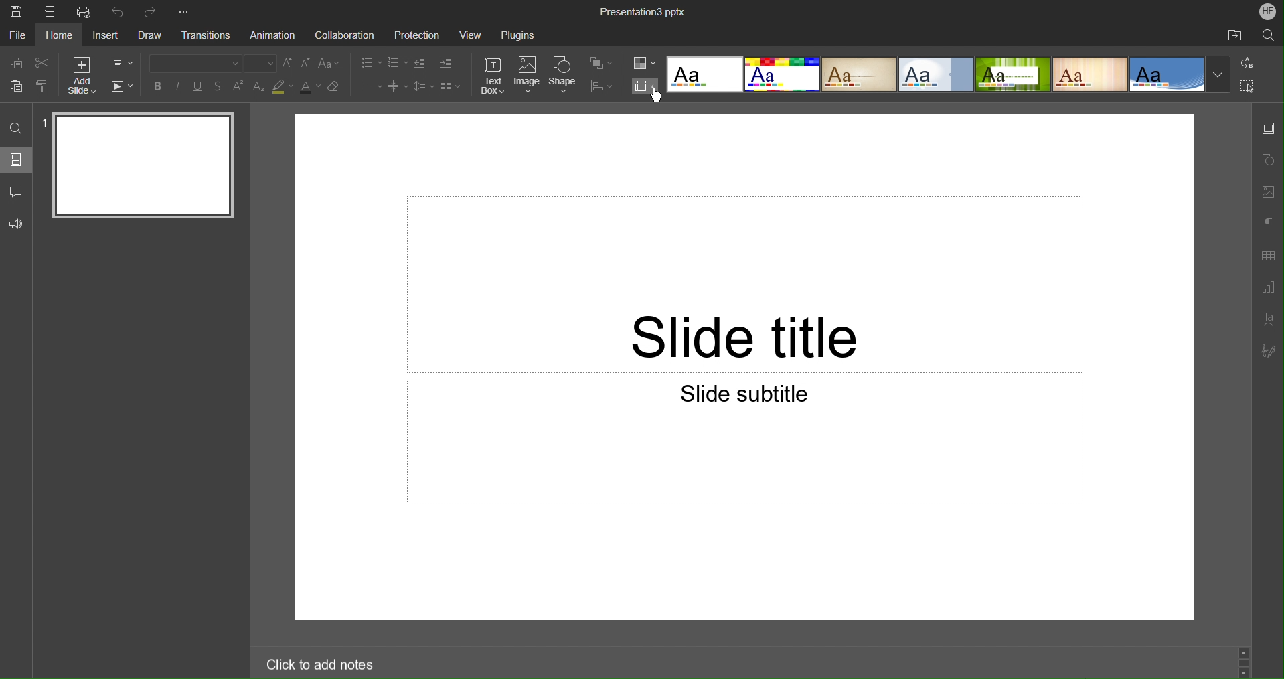  I want to click on Add Slide, so click(80, 75).